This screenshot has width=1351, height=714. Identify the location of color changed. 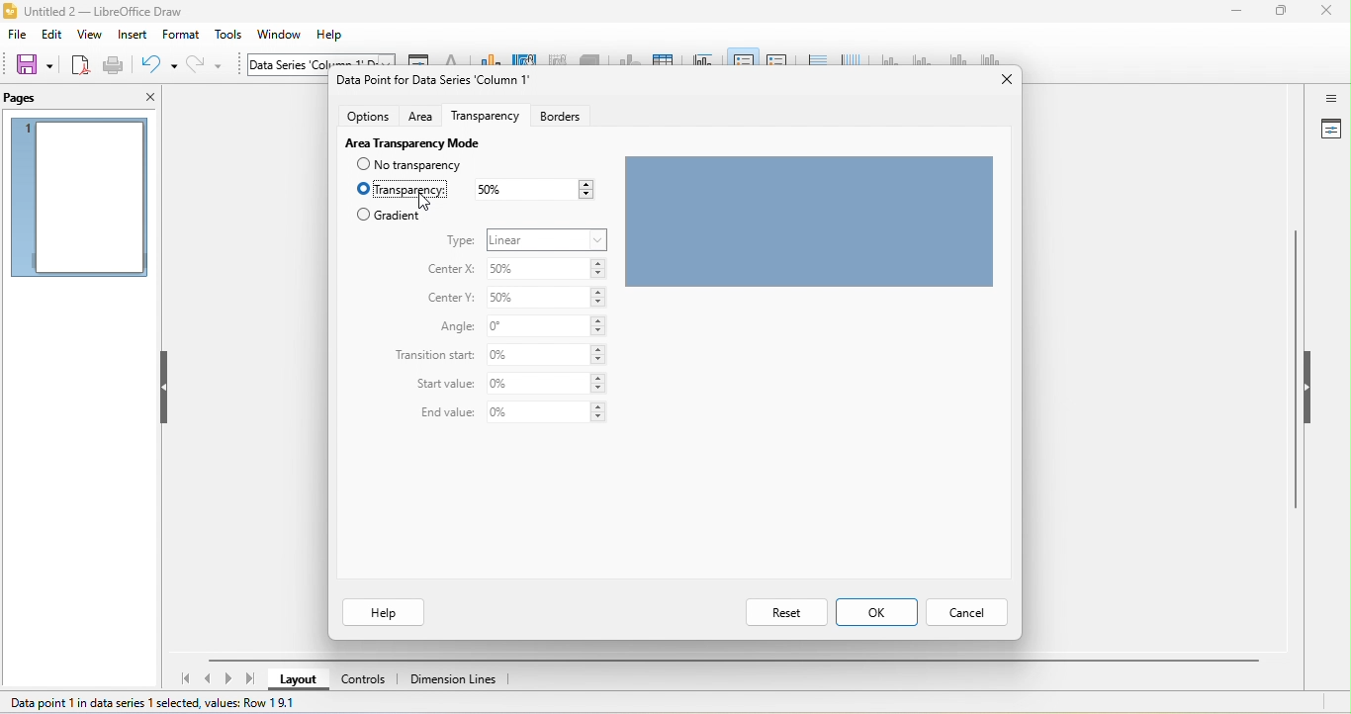
(810, 221).